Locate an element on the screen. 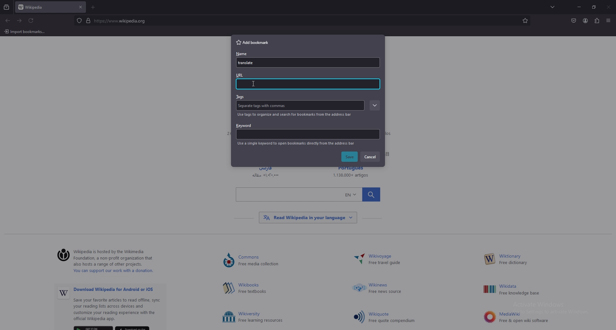 This screenshot has width=616, height=330. backward is located at coordinates (8, 21).